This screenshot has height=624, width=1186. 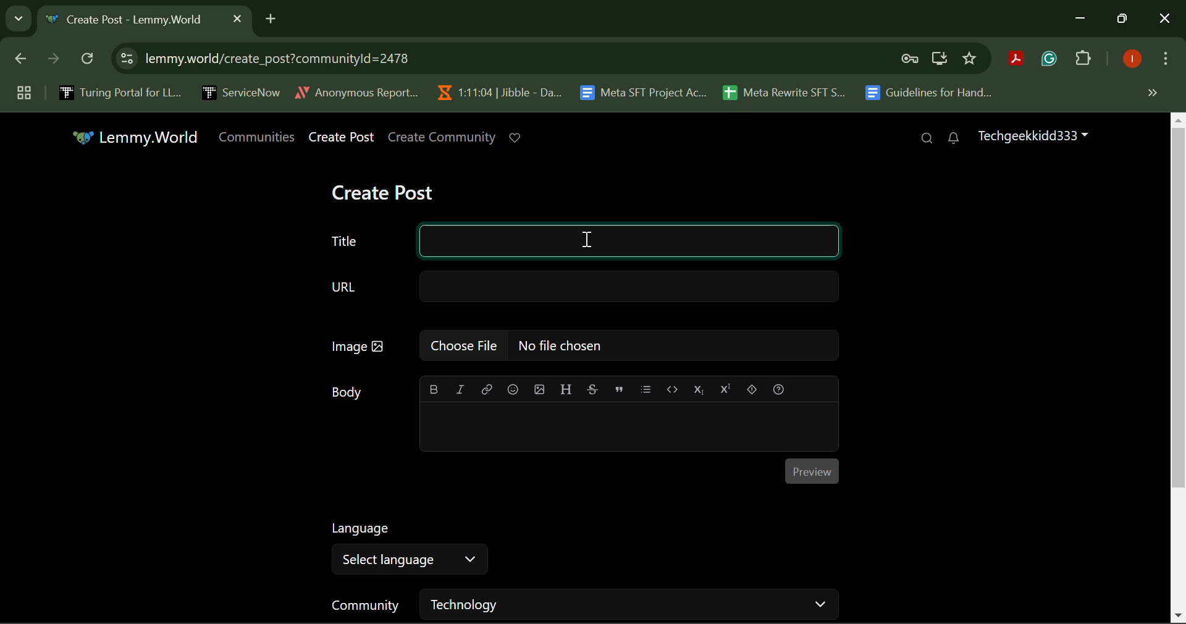 I want to click on spoiler, so click(x=752, y=389).